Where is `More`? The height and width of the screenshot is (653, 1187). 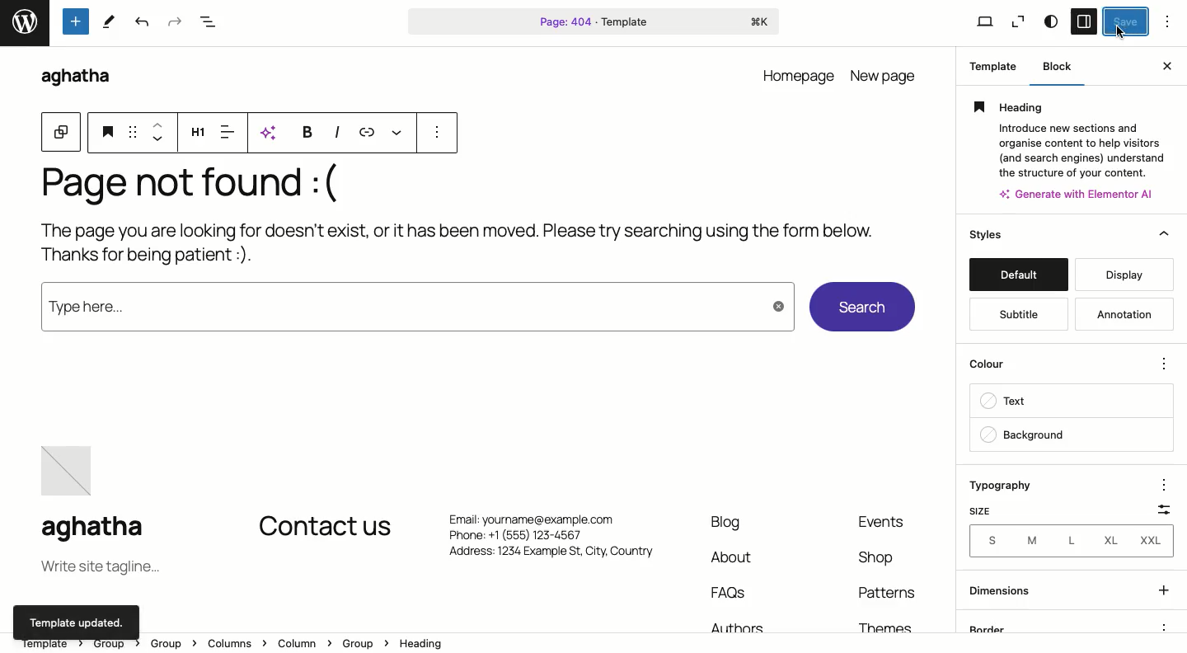
More is located at coordinates (402, 133).